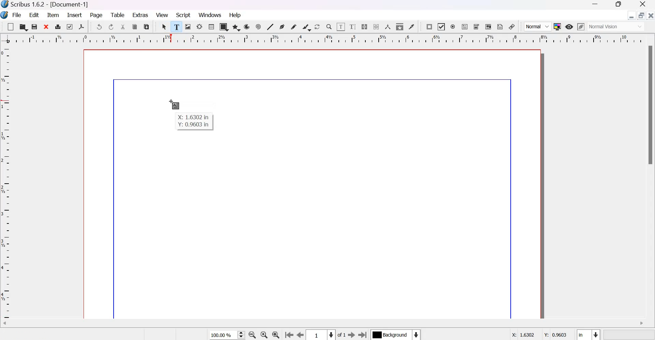  What do you see at coordinates (11, 27) in the screenshot?
I see `new` at bounding box center [11, 27].